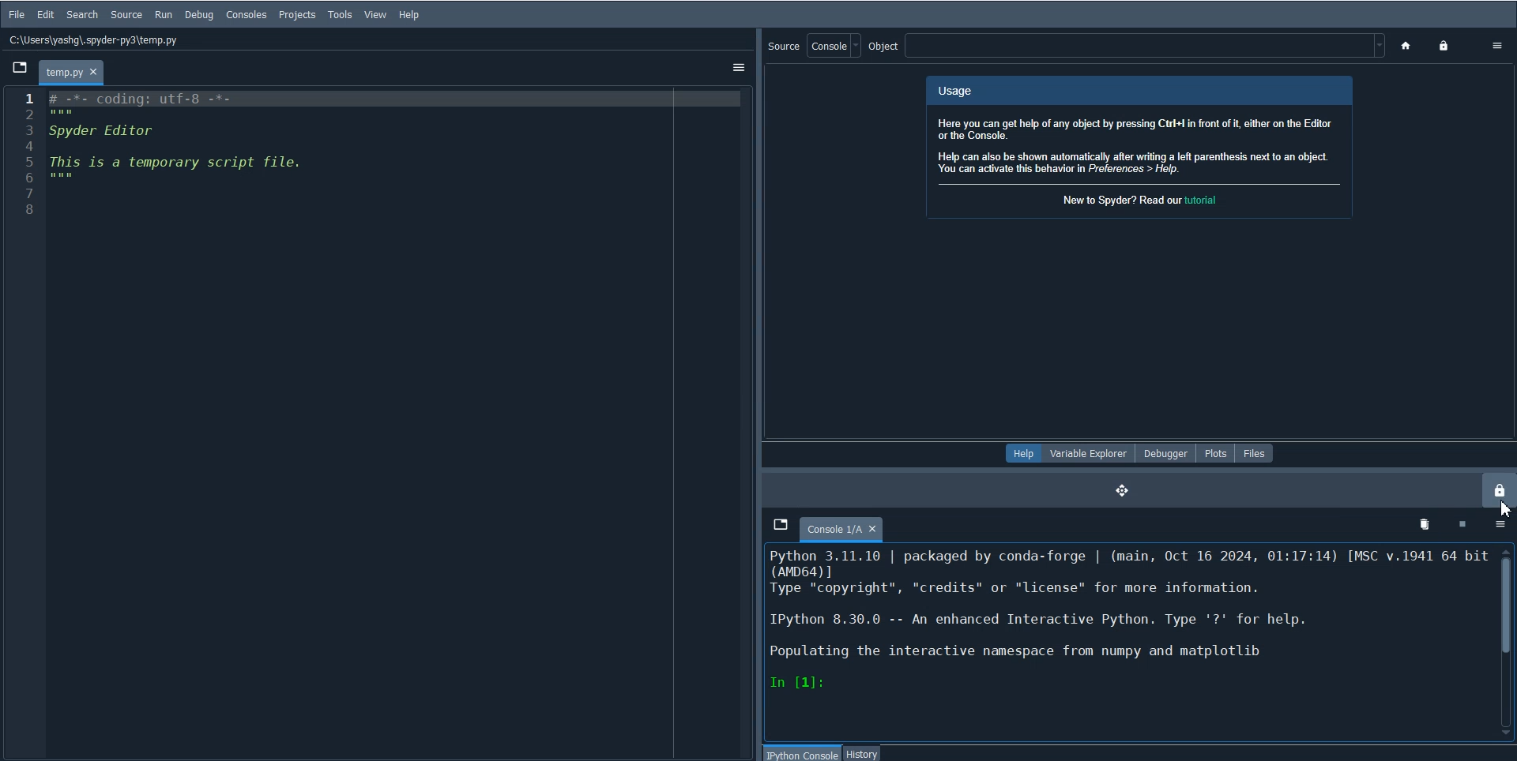 This screenshot has width=1517, height=761. What do you see at coordinates (1506, 508) in the screenshot?
I see `Cursor` at bounding box center [1506, 508].